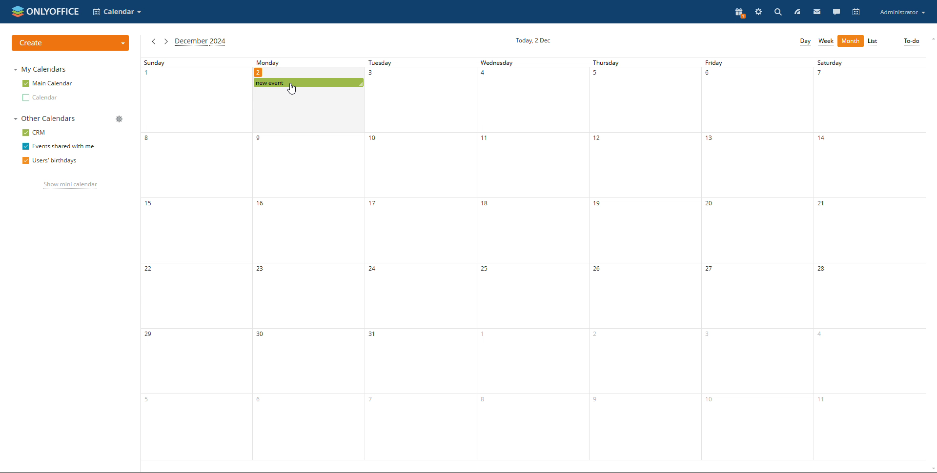  What do you see at coordinates (194, 257) in the screenshot?
I see `sunday's` at bounding box center [194, 257].